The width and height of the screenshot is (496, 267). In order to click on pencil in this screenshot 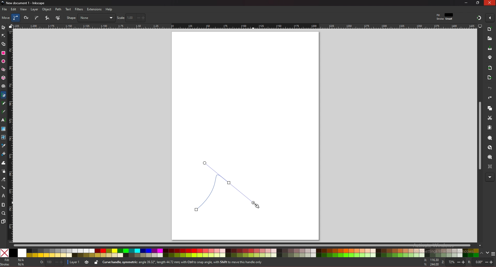, I will do `click(5, 104)`.